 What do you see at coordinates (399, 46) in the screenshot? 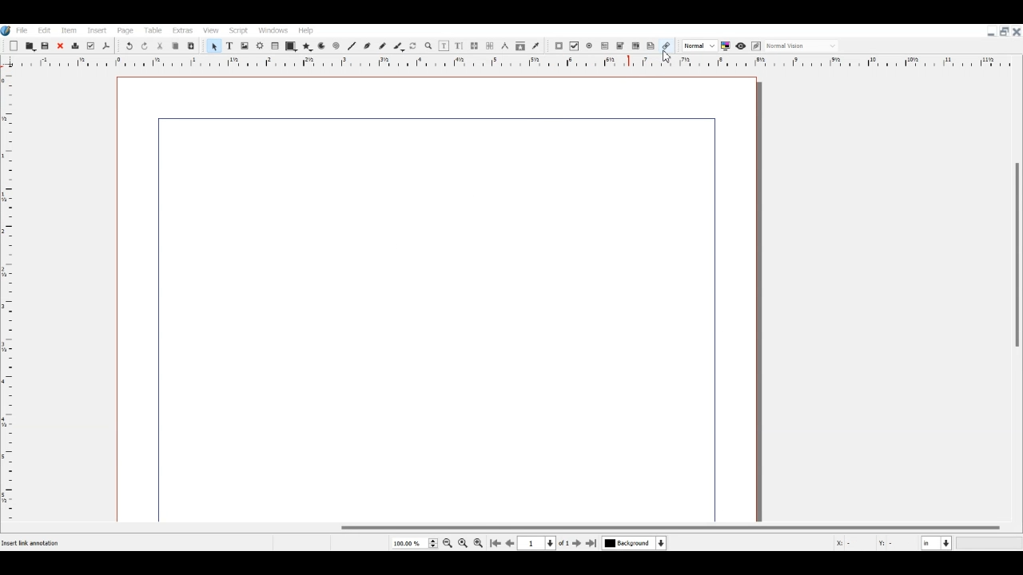
I see `Calligraphic line` at bounding box center [399, 46].